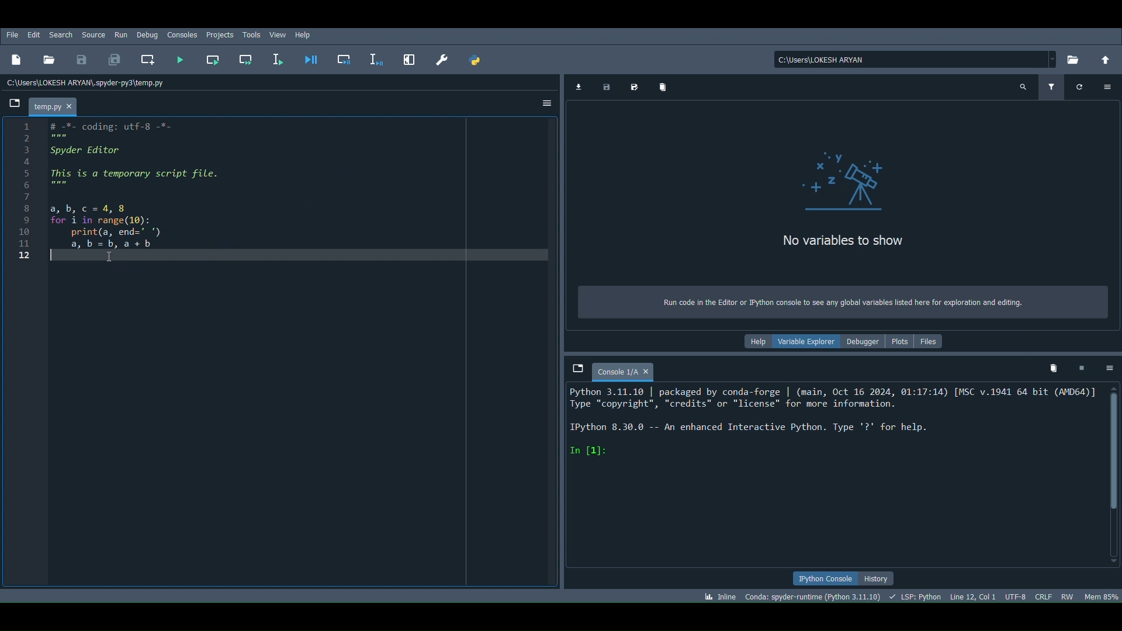  Describe the element at coordinates (974, 597) in the screenshot. I see `Cursor position` at that location.